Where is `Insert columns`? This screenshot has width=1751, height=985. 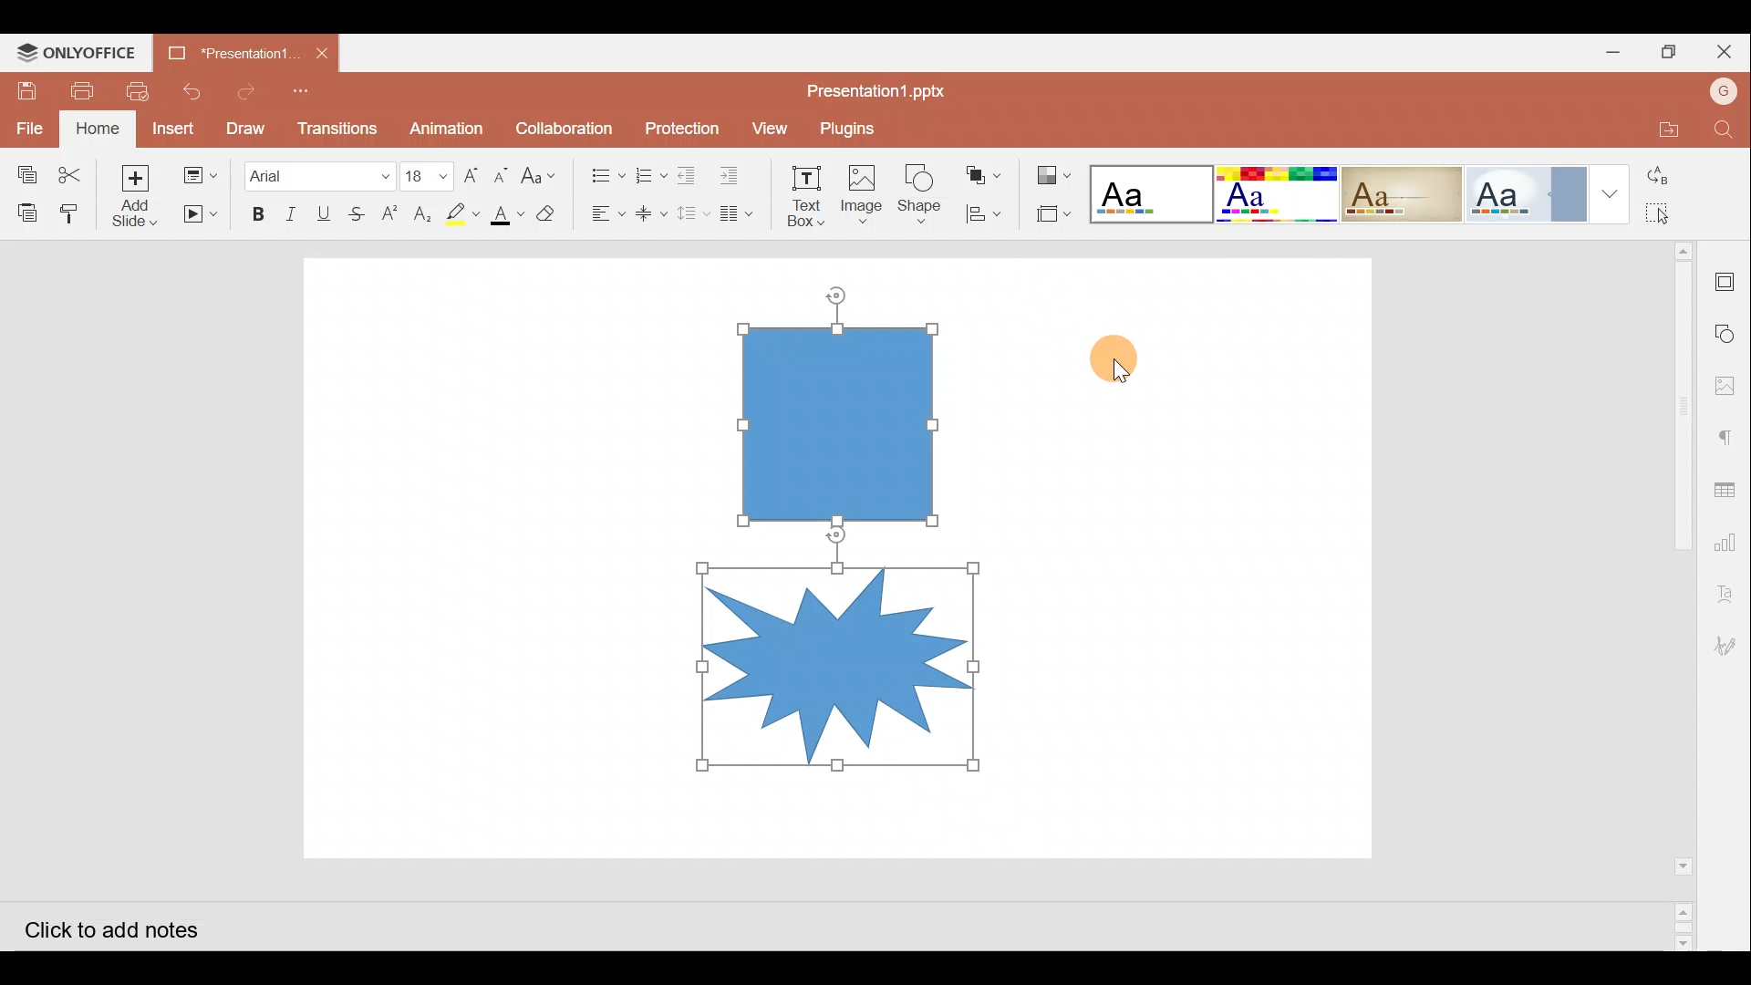 Insert columns is located at coordinates (741, 213).